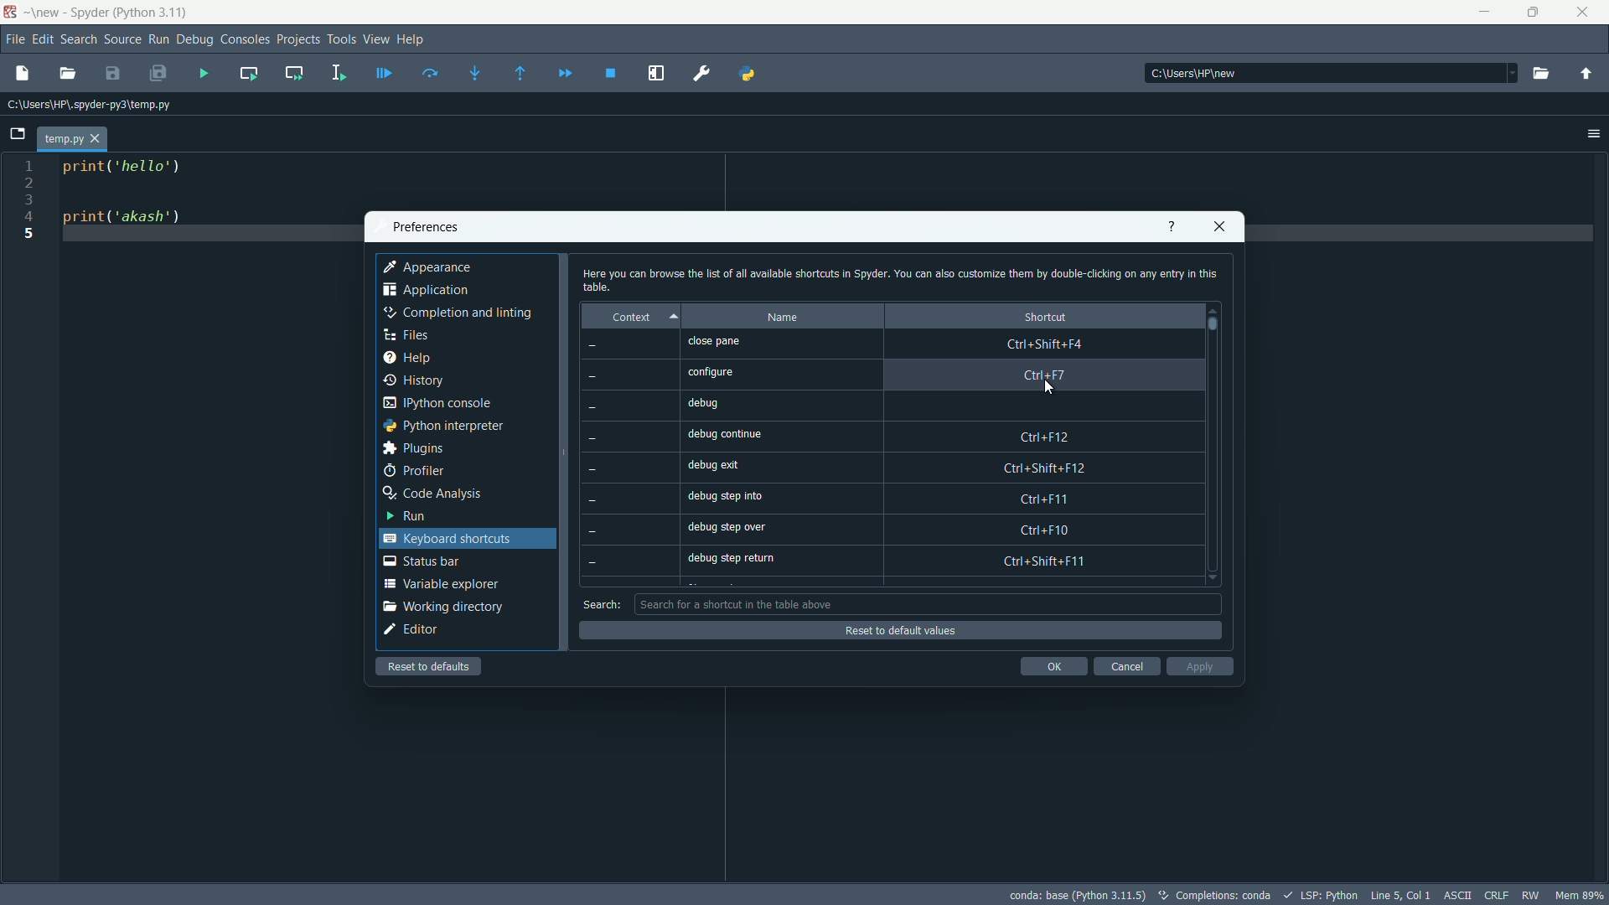 This screenshot has height=905, width=1609. What do you see at coordinates (124, 40) in the screenshot?
I see `source menu` at bounding box center [124, 40].